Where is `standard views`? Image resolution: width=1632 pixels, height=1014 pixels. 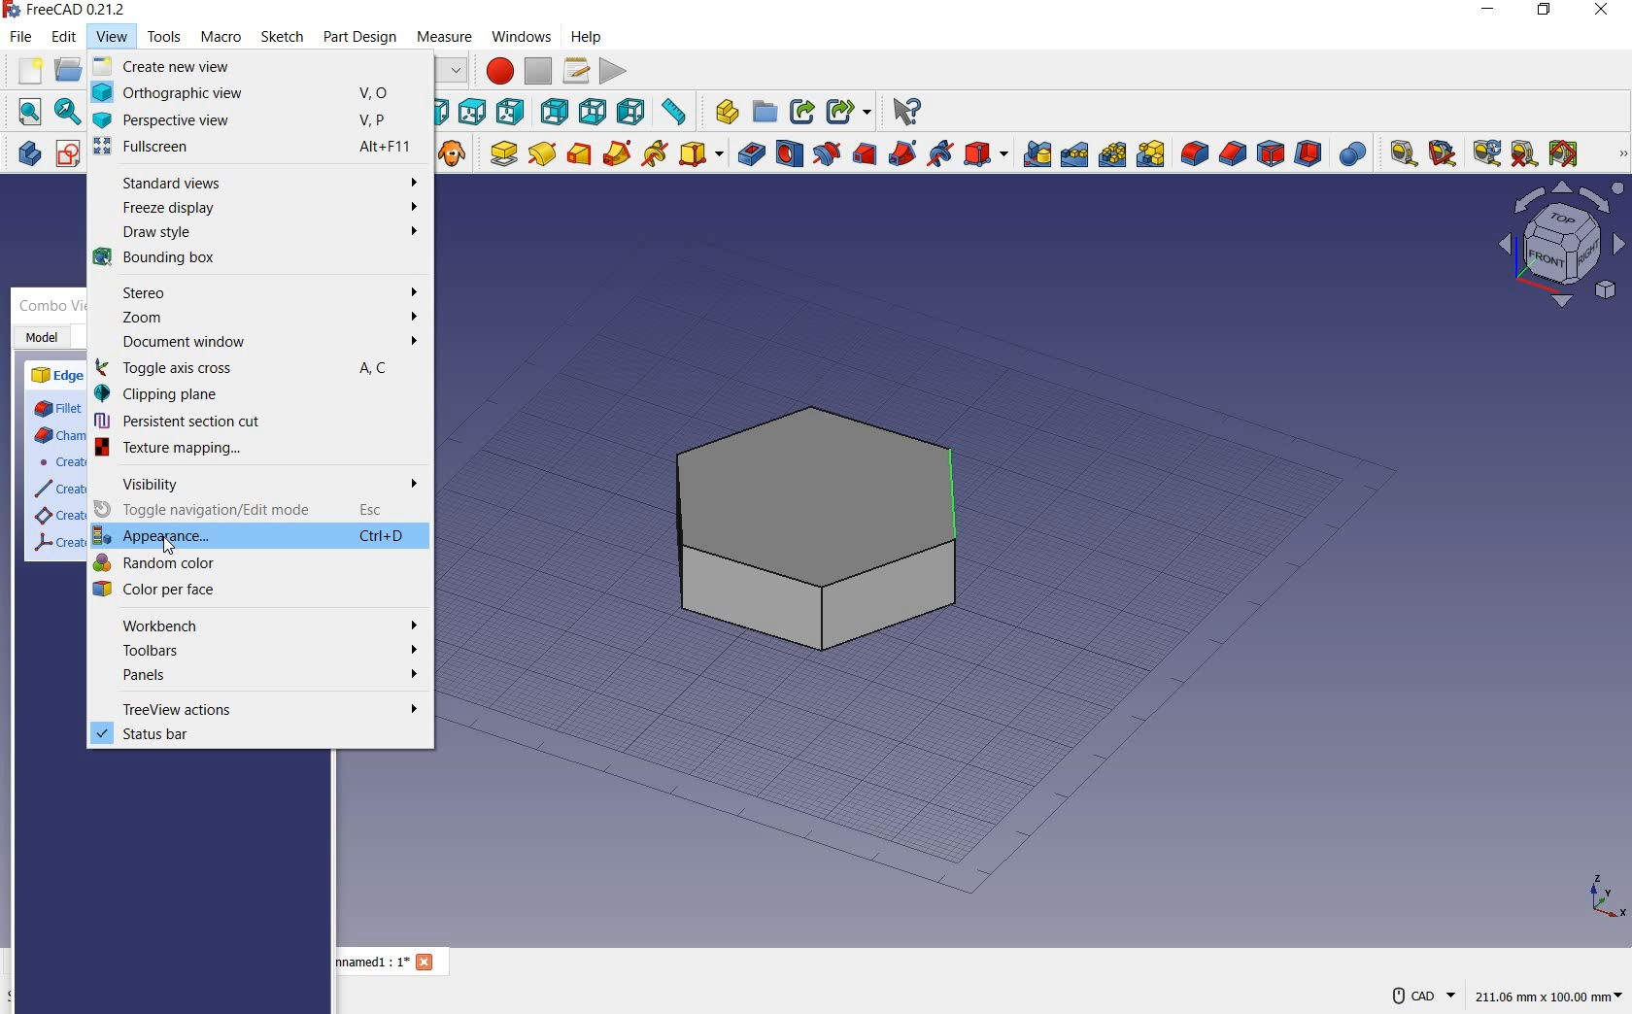 standard views is located at coordinates (257, 181).